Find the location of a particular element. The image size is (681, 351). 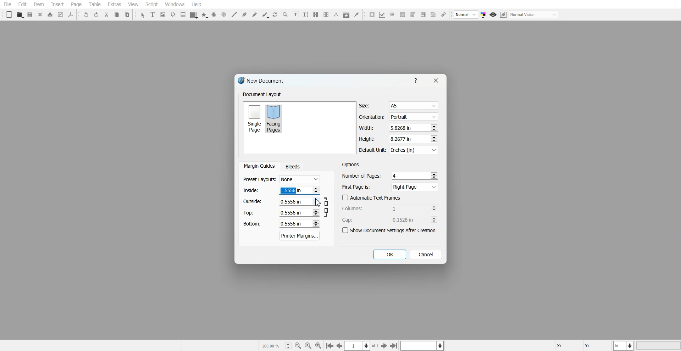

Edit Text is located at coordinates (305, 15).